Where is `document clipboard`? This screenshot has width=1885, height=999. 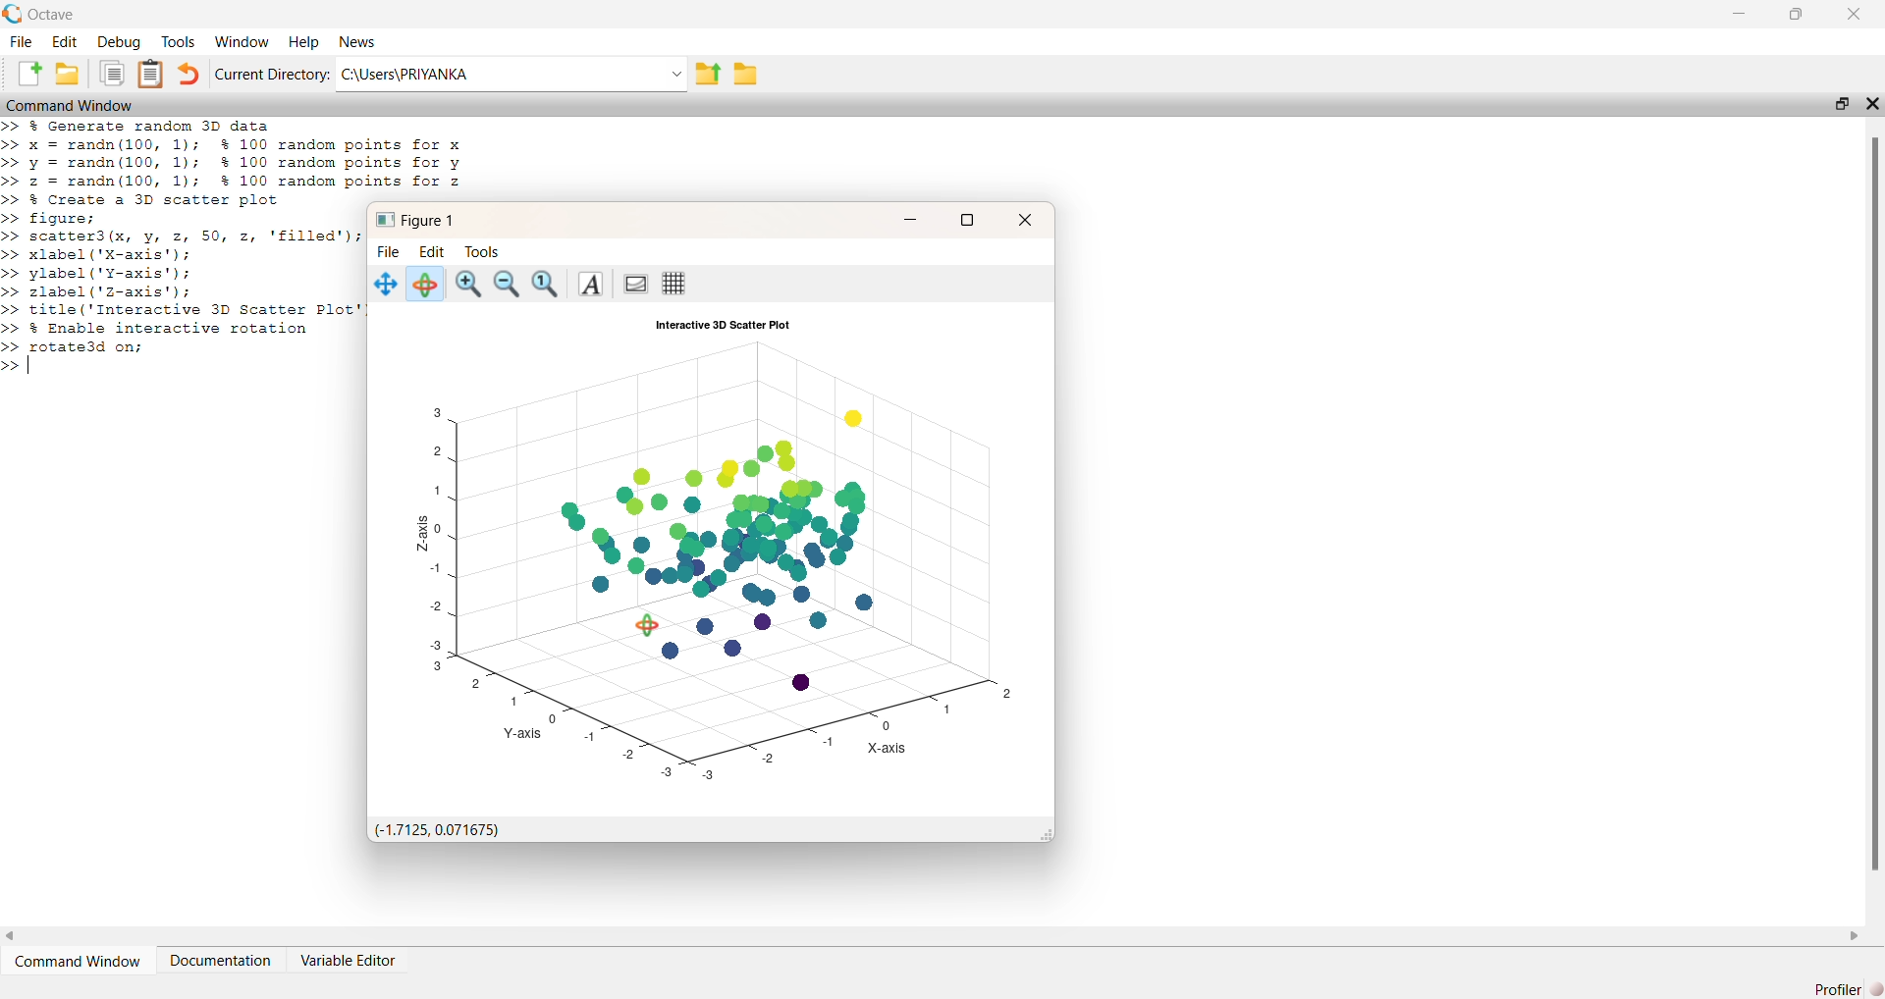
document clipboard is located at coordinates (150, 74).